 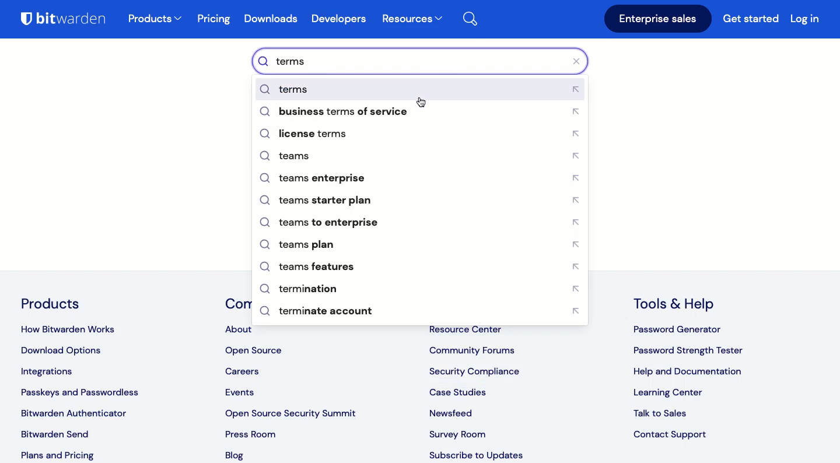 What do you see at coordinates (419, 113) in the screenshot?
I see `business terms of service ` at bounding box center [419, 113].